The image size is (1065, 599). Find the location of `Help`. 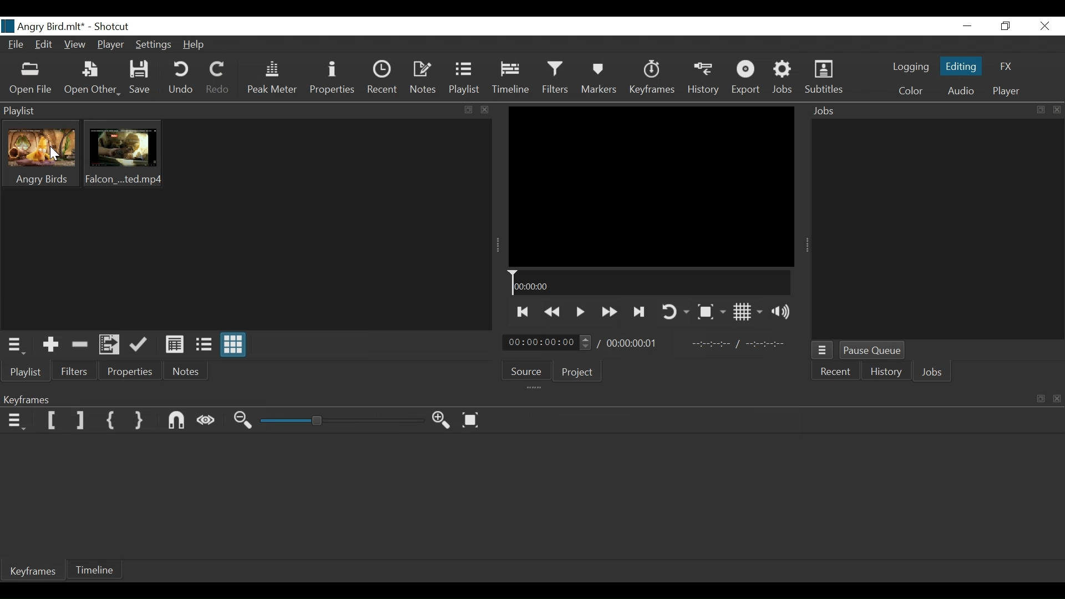

Help is located at coordinates (195, 45).